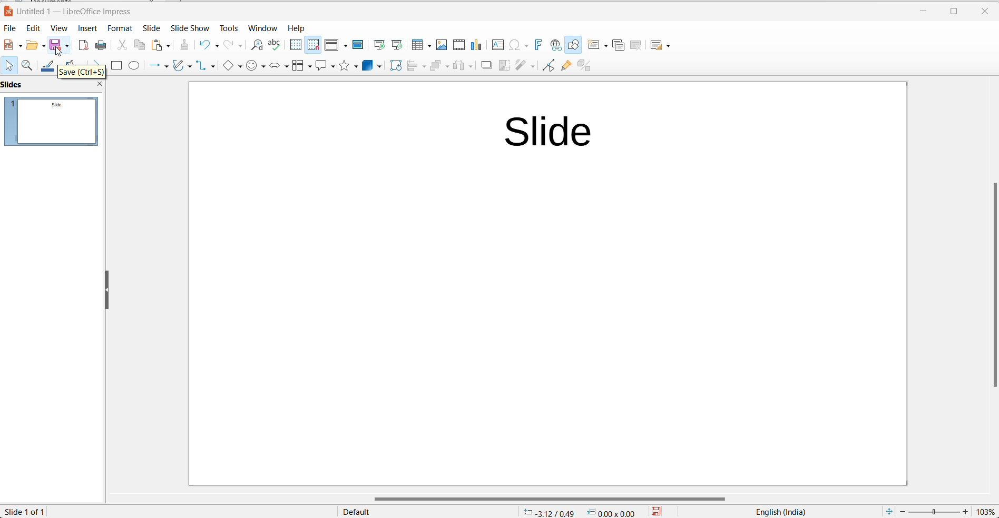 The image size is (999, 518). I want to click on close, so click(983, 12).